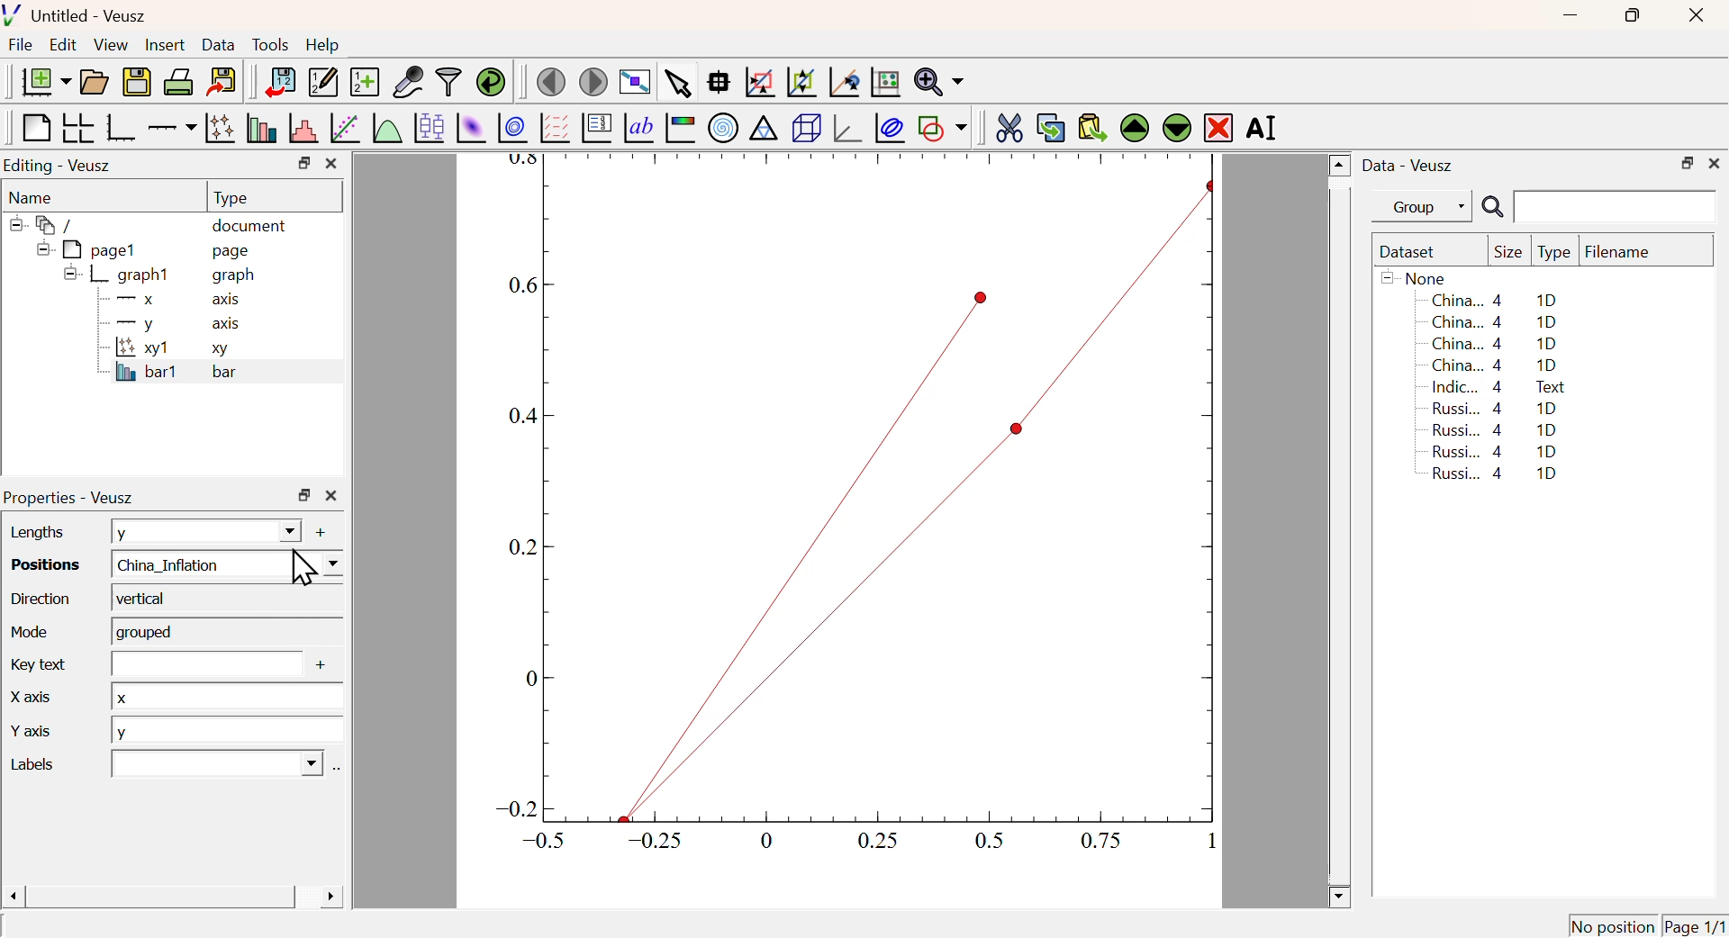  I want to click on Restore Down, so click(303, 163).